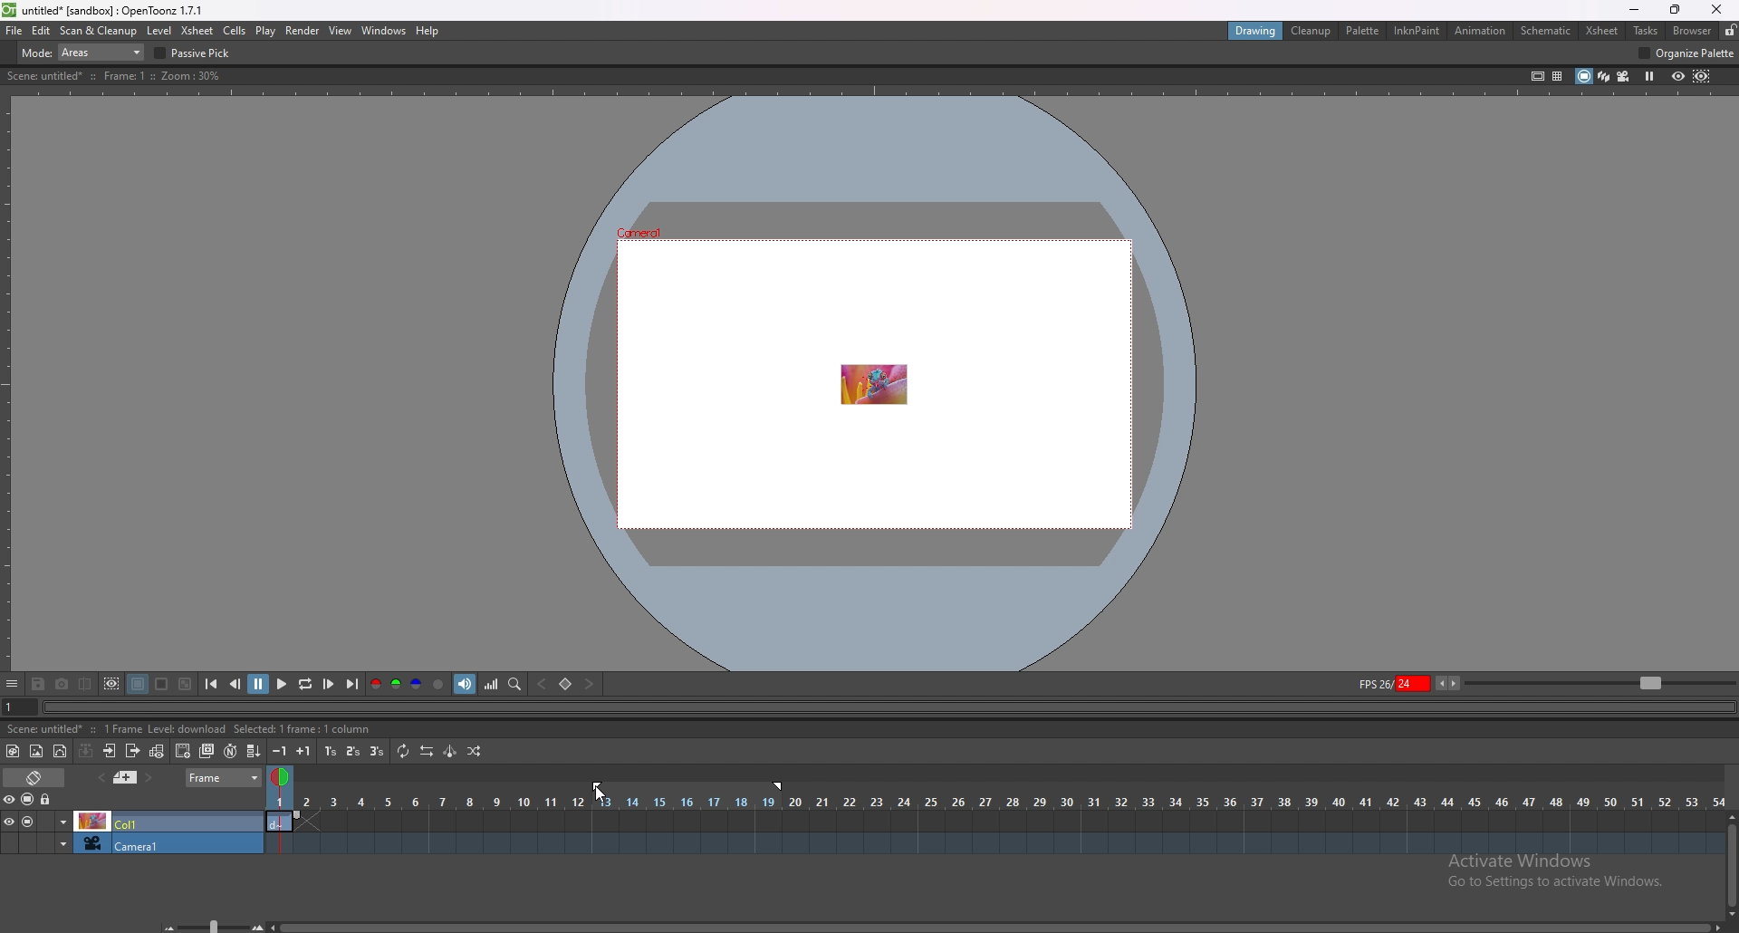 Image resolution: width=1739 pixels, height=933 pixels. I want to click on start frame, so click(599, 784).